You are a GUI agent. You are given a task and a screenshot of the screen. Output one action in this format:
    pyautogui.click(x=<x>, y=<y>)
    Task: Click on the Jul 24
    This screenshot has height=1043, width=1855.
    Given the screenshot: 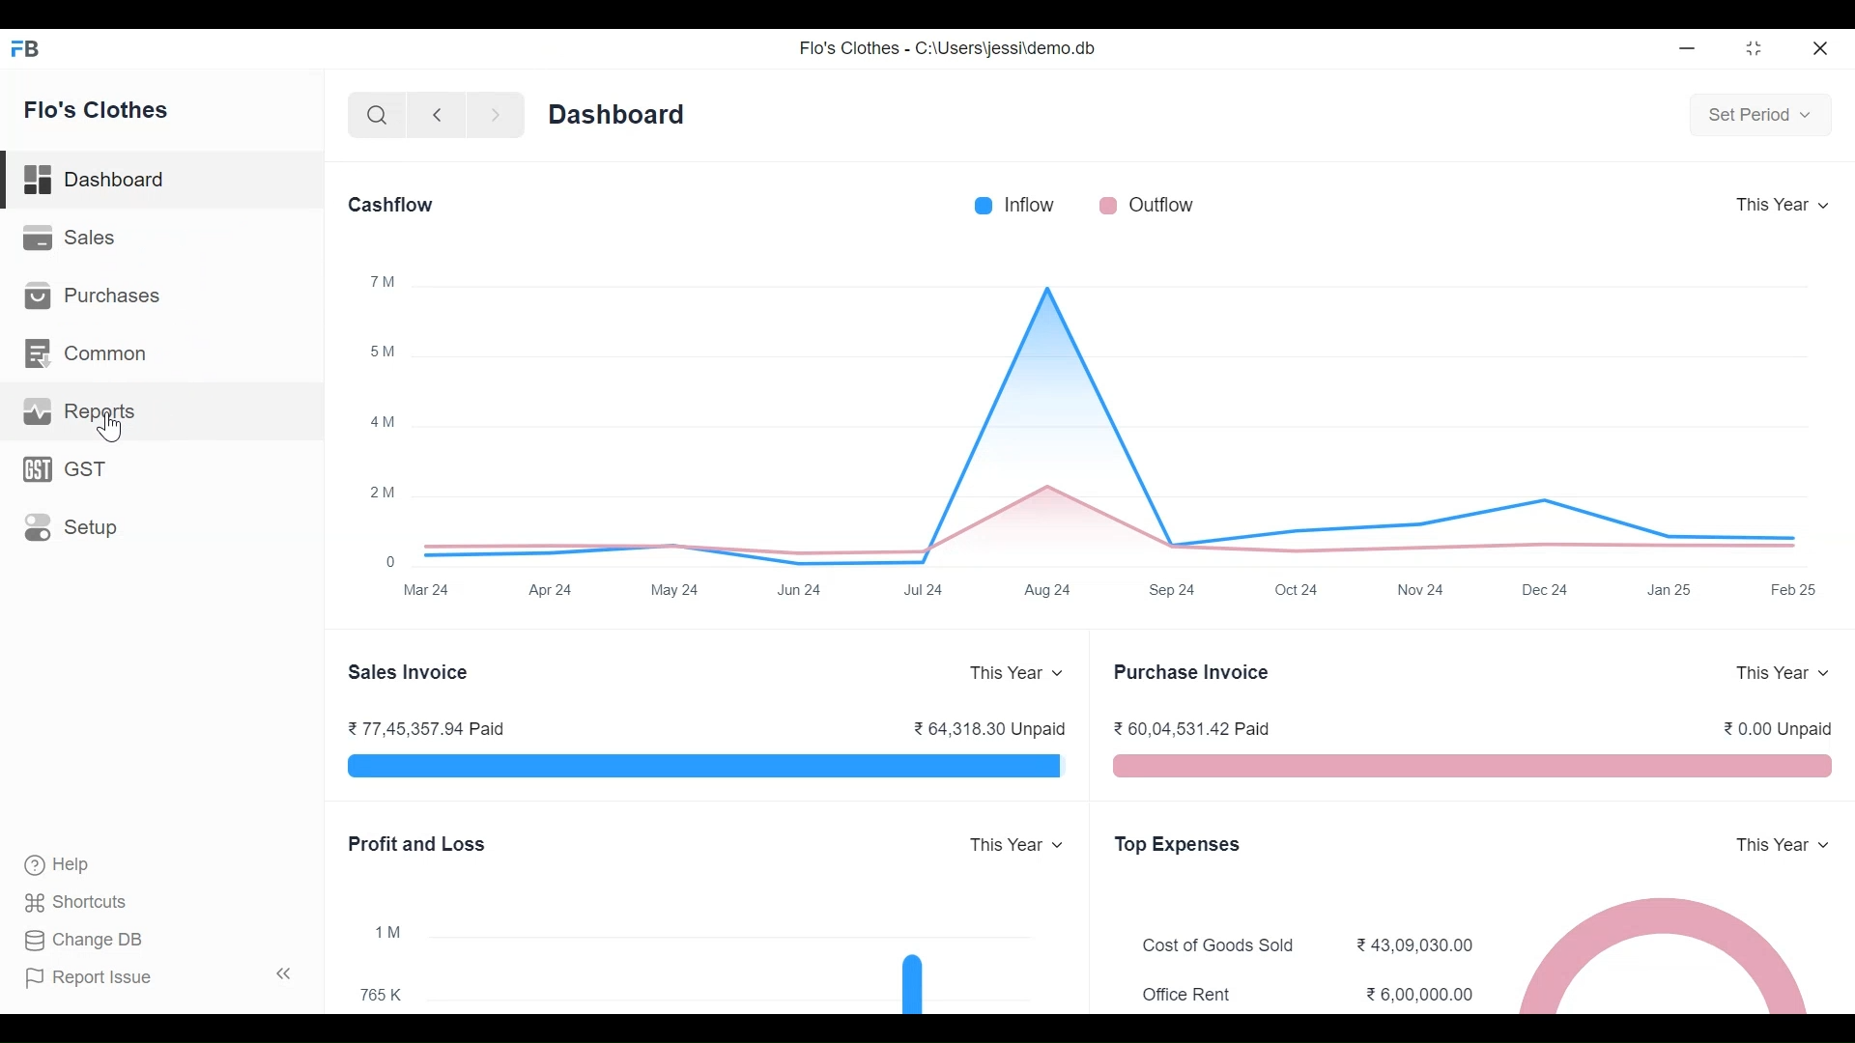 What is the action you would take?
    pyautogui.click(x=924, y=591)
    